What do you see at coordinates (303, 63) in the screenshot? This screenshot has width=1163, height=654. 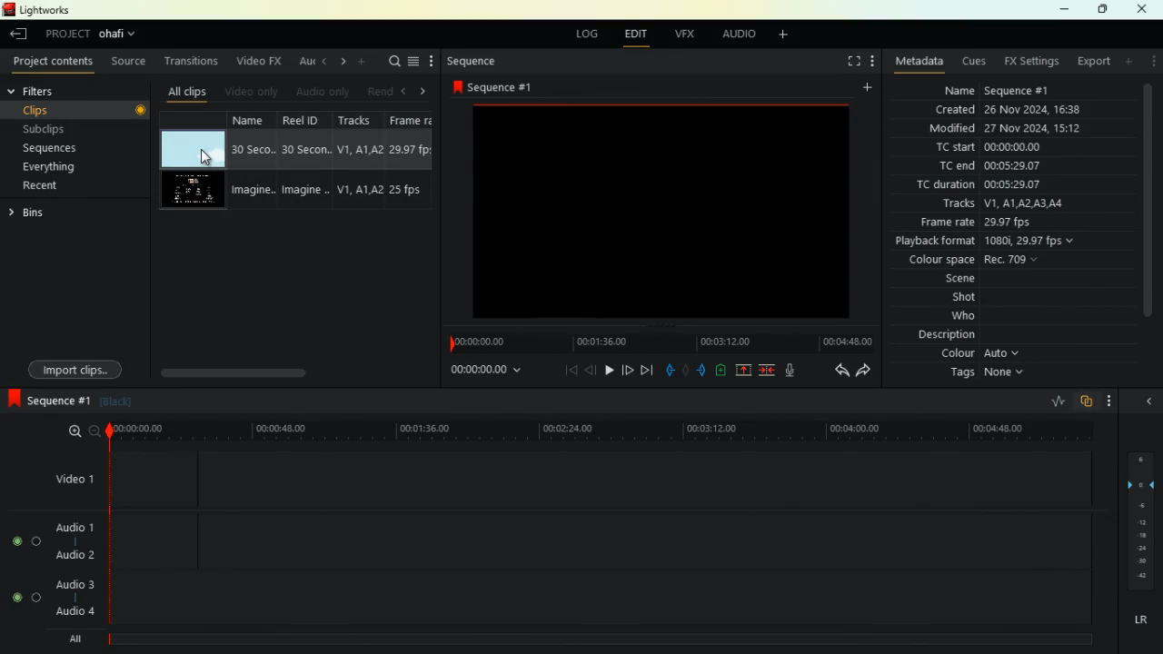 I see `au` at bounding box center [303, 63].